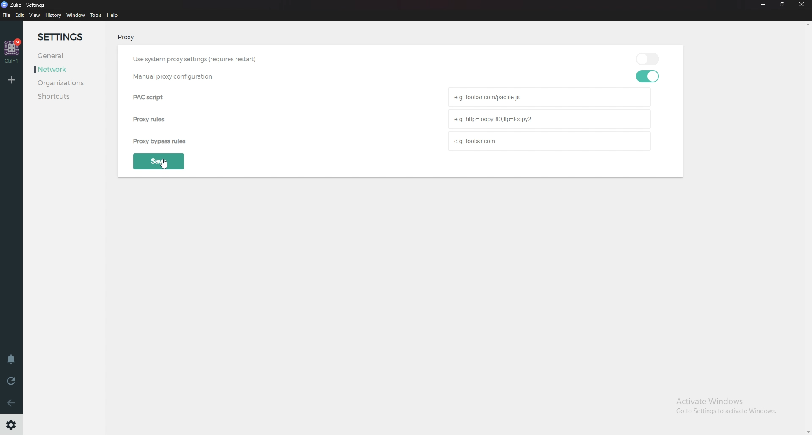 The width and height of the screenshot is (812, 435). Describe the element at coordinates (61, 69) in the screenshot. I see `Network` at that location.